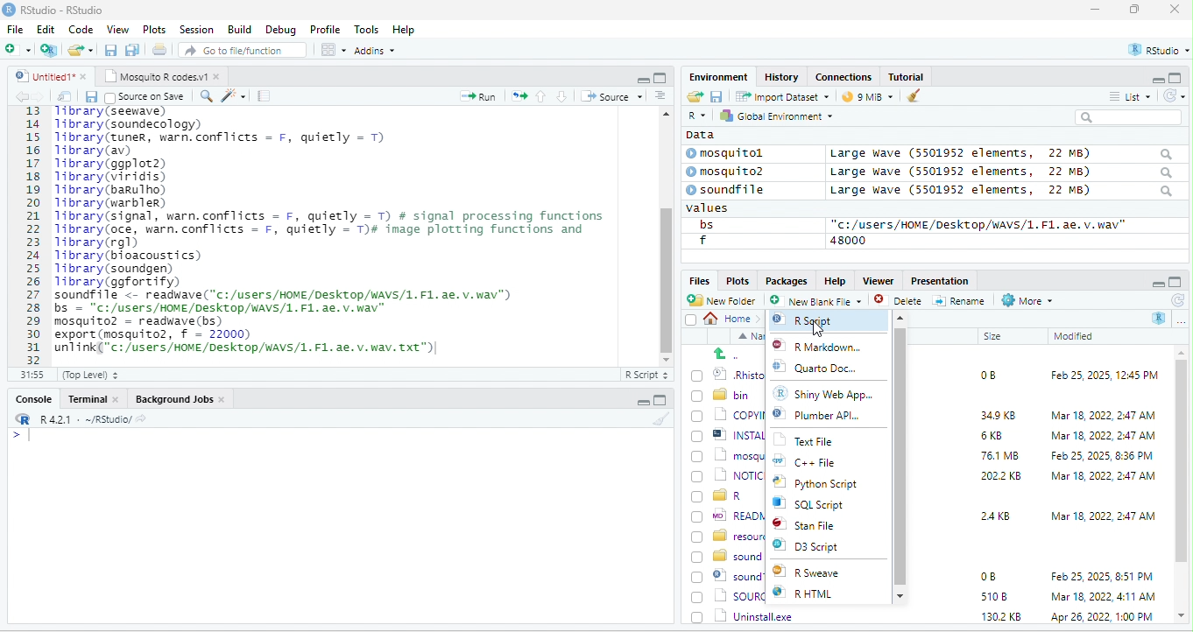  What do you see at coordinates (1126, 96) in the screenshot?
I see `= List ~` at bounding box center [1126, 96].